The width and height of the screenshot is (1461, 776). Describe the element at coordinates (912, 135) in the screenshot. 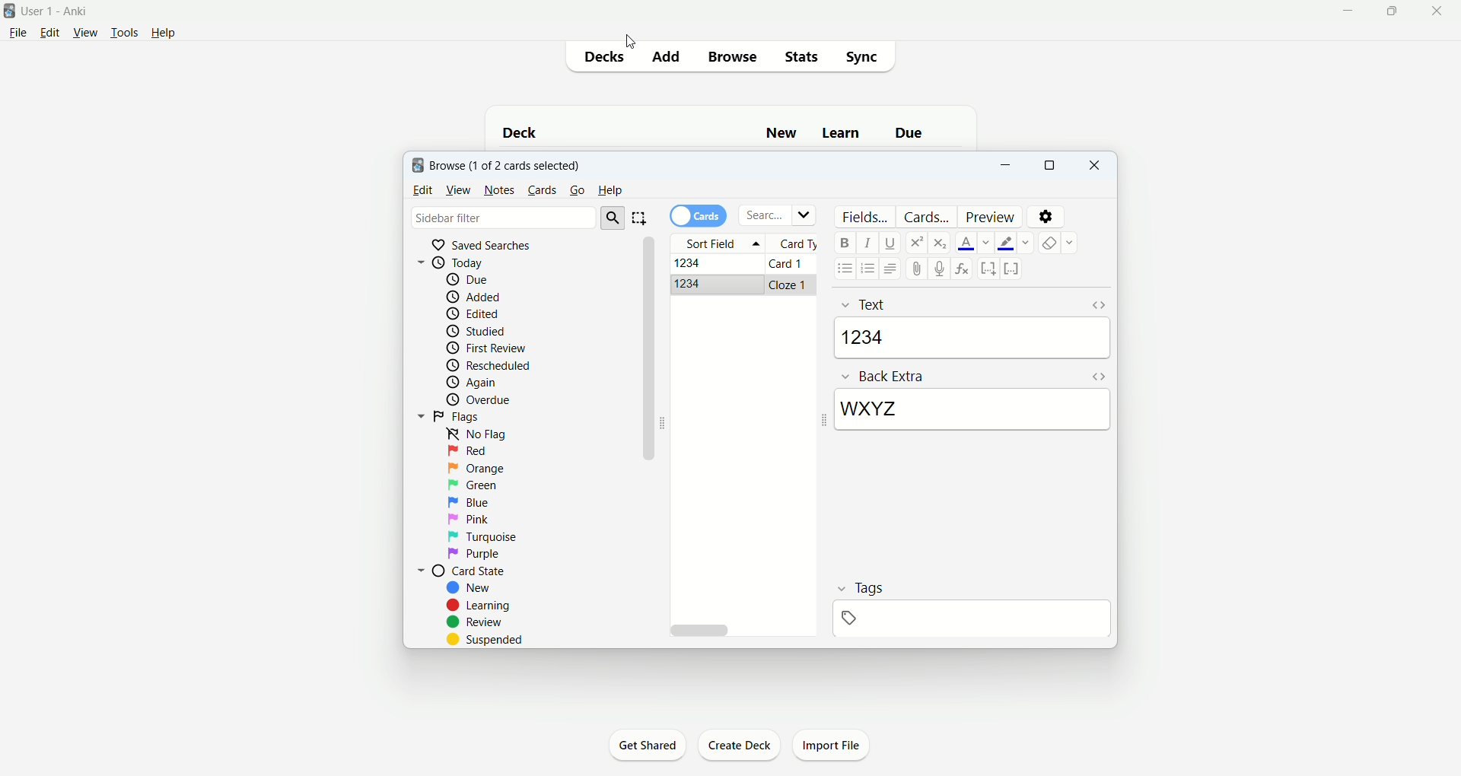

I see `due` at that location.